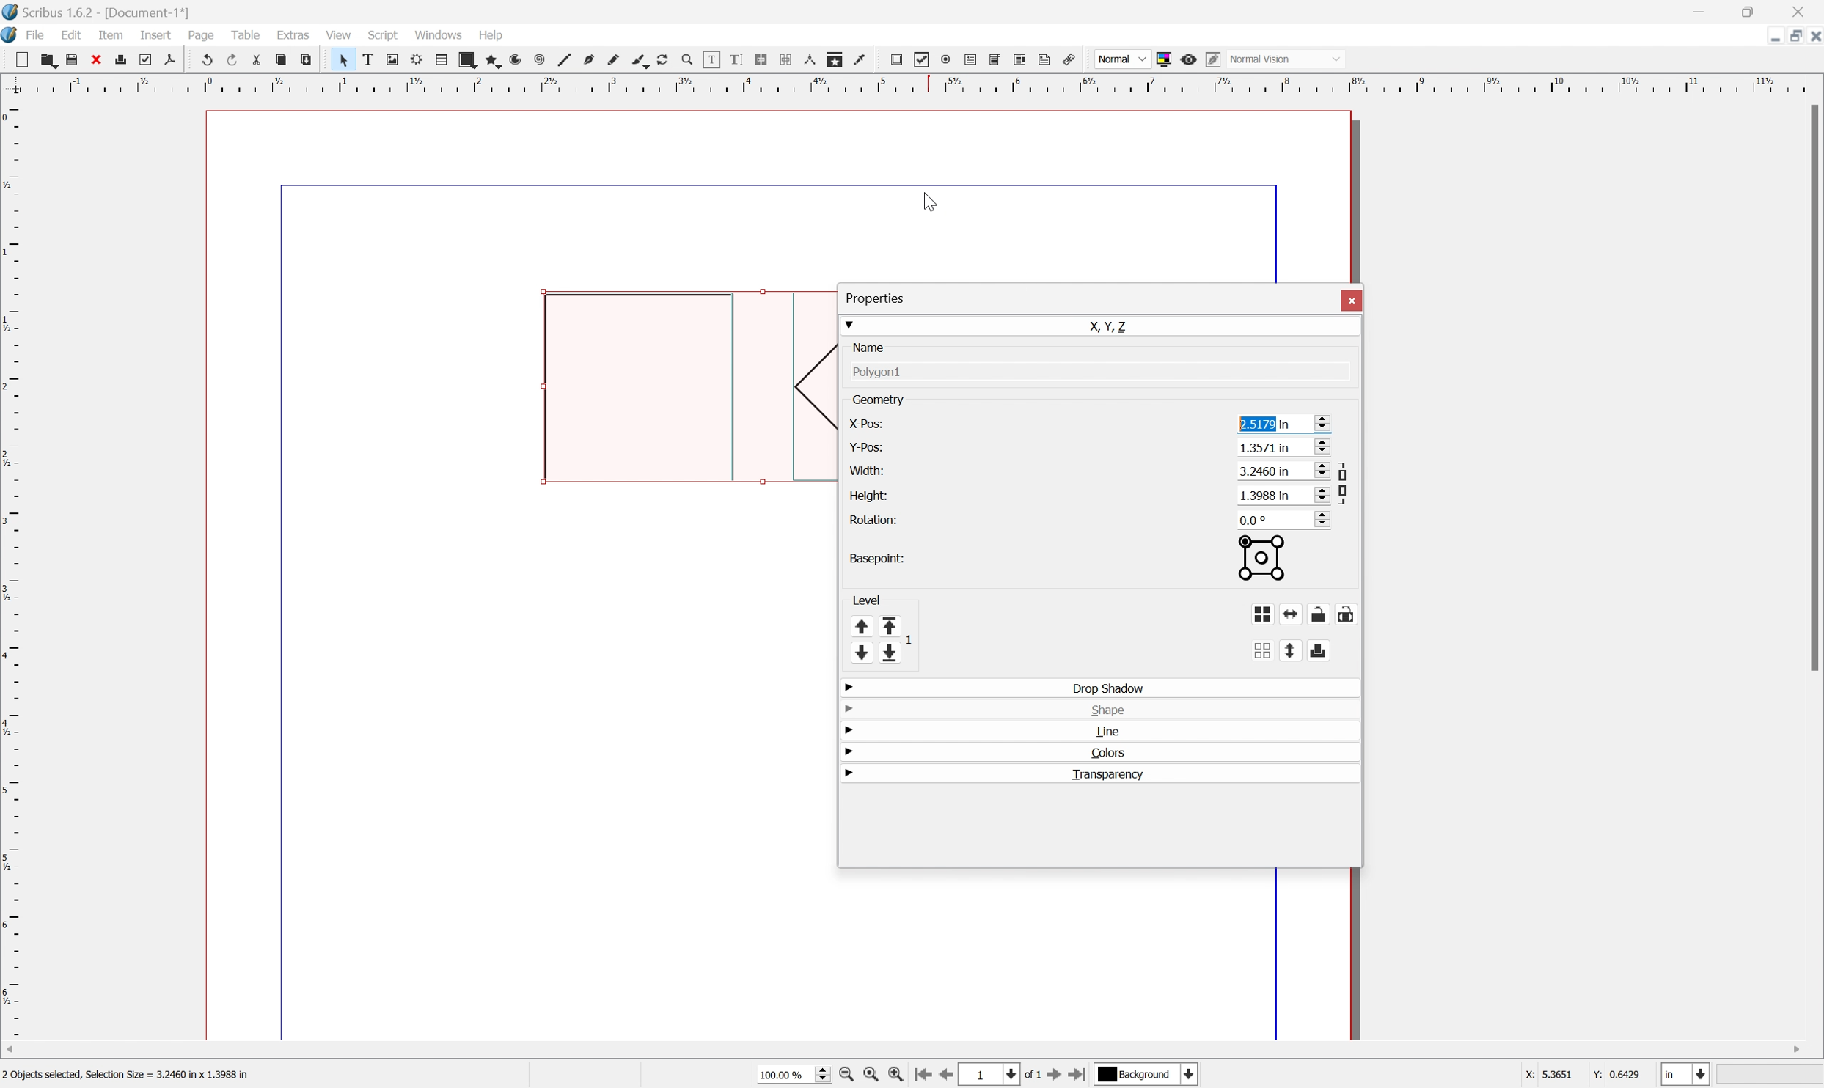 The width and height of the screenshot is (1824, 1088). What do you see at coordinates (736, 61) in the screenshot?
I see `edit text with story editor` at bounding box center [736, 61].